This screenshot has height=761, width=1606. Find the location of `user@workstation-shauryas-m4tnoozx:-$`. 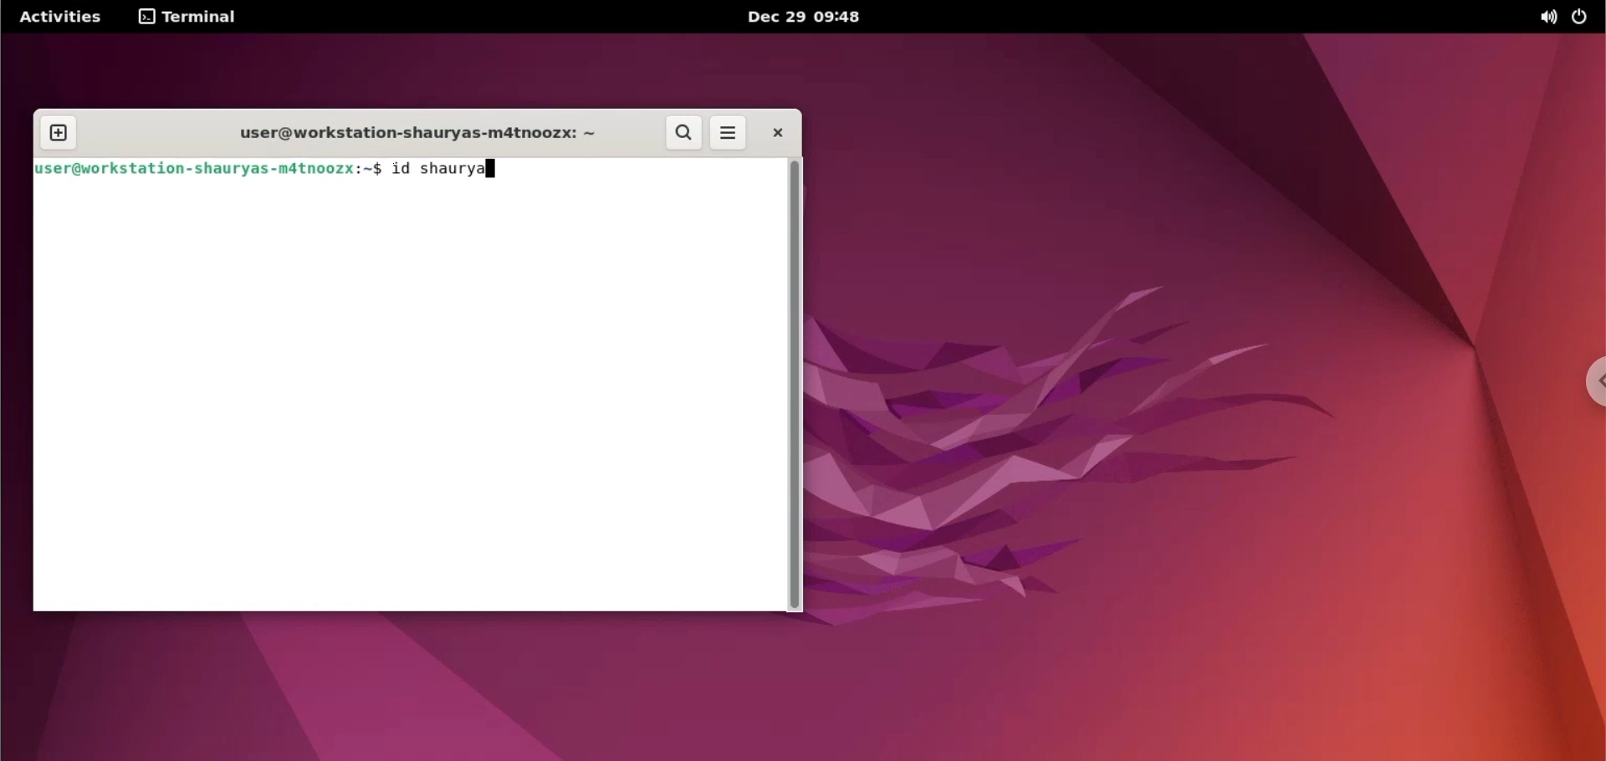

user@workstation-shauryas-m4tnoozx:-$ is located at coordinates (209, 170).